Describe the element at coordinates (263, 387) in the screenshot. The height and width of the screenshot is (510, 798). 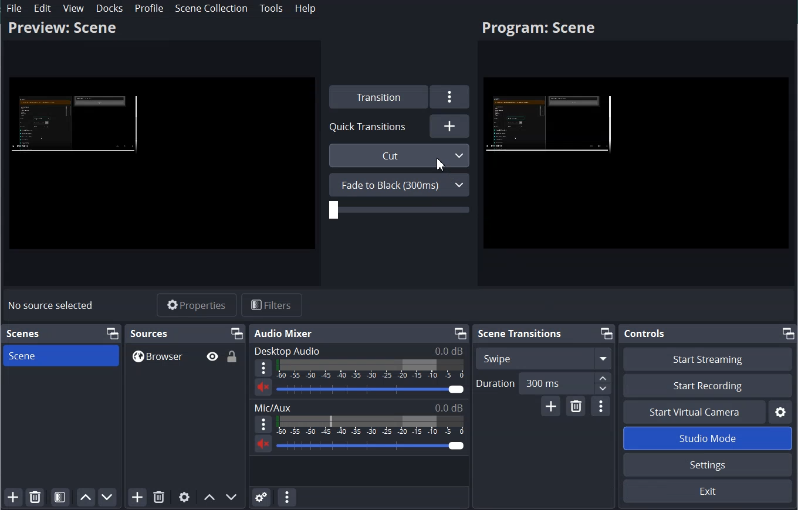
I see `Sound` at that location.